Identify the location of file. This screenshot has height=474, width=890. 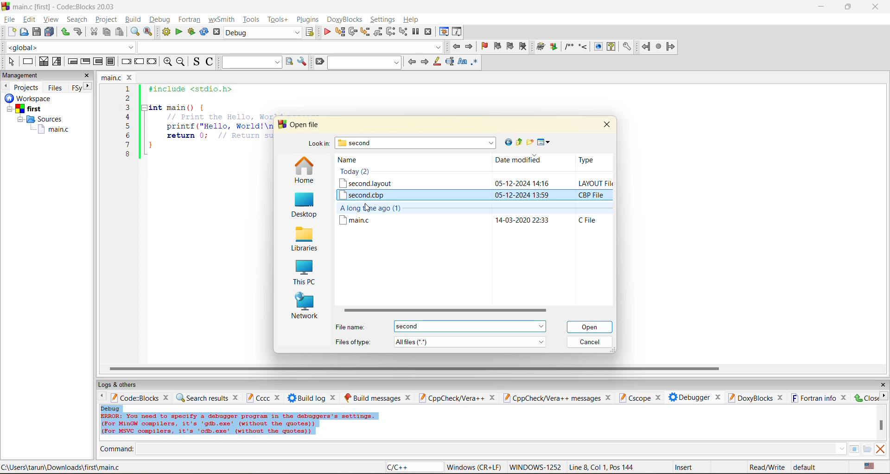
(9, 18).